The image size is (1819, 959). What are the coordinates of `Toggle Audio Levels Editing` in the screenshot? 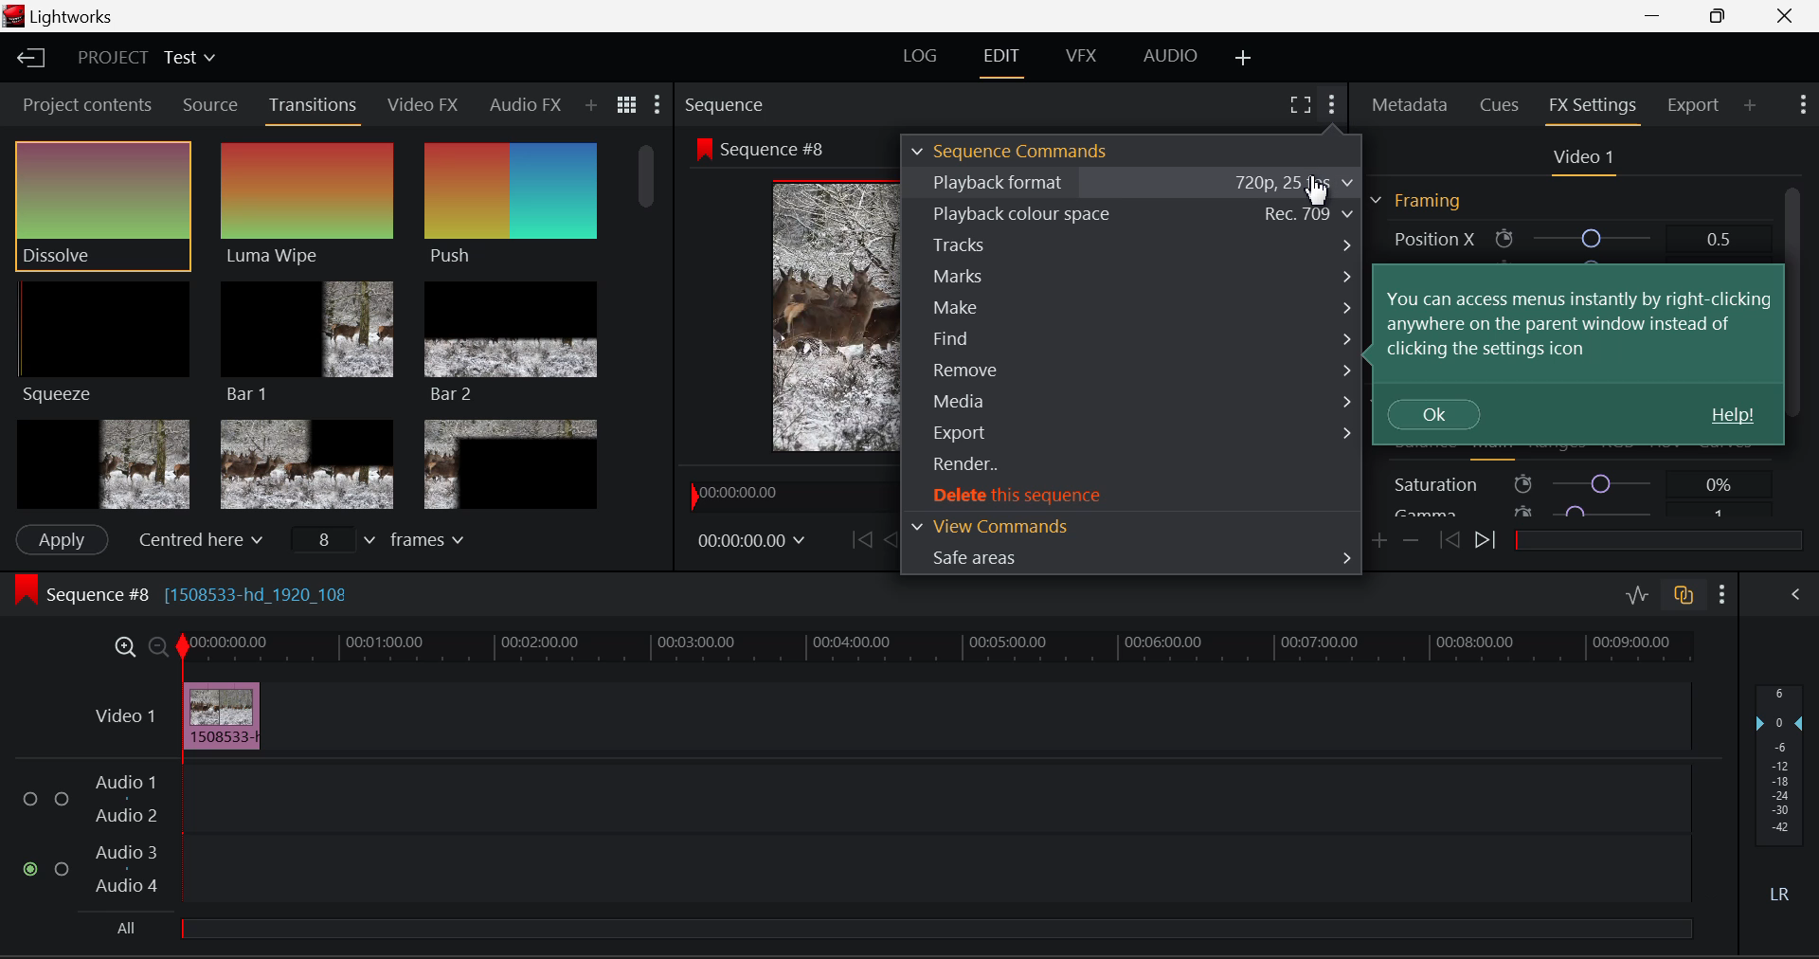 It's located at (1637, 594).